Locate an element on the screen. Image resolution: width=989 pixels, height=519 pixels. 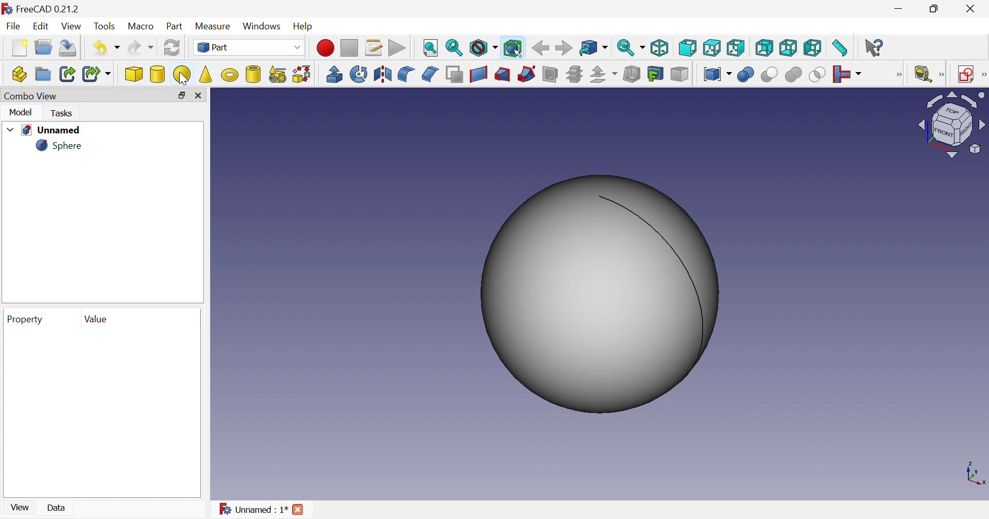
Union is located at coordinates (794, 75).